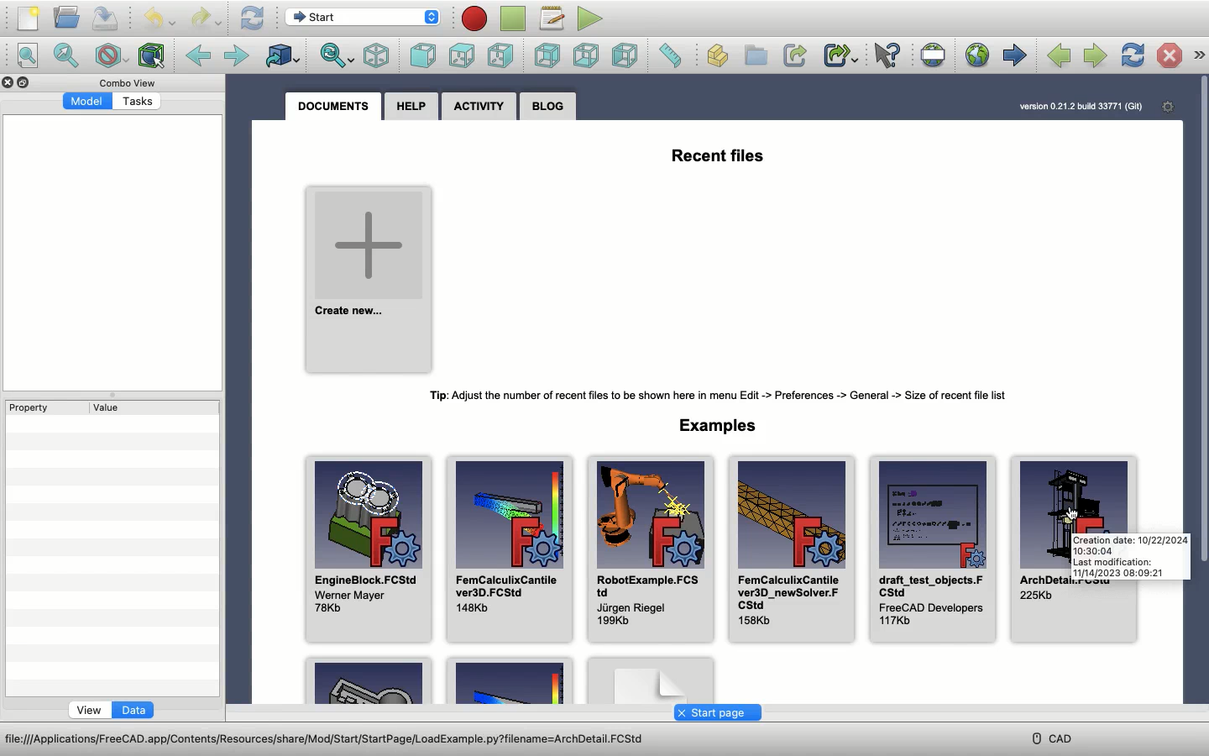  What do you see at coordinates (476, 105) in the screenshot?
I see `Activity` at bounding box center [476, 105].